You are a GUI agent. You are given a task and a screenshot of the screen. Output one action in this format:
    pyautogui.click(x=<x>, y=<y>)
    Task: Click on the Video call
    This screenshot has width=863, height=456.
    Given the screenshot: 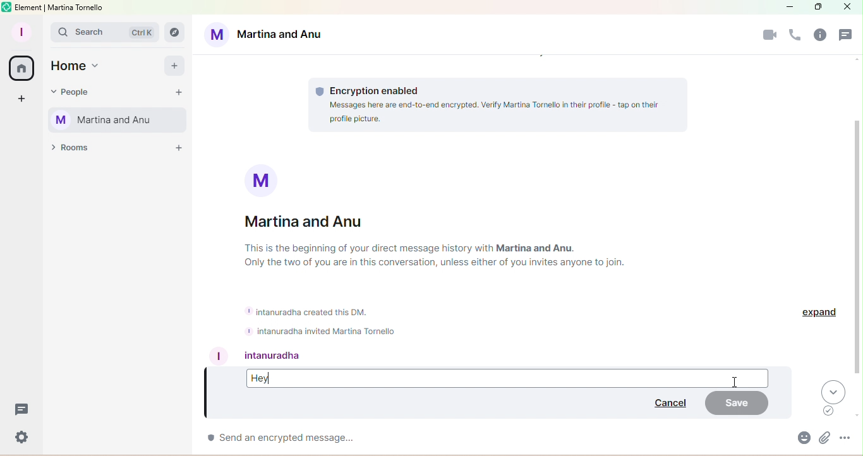 What is the action you would take?
    pyautogui.click(x=769, y=37)
    